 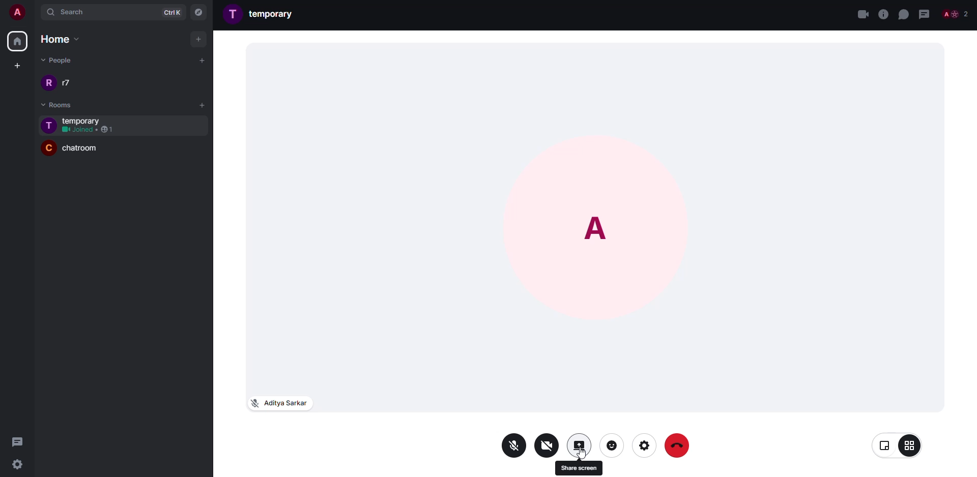 What do you see at coordinates (234, 13) in the screenshot?
I see `profile` at bounding box center [234, 13].